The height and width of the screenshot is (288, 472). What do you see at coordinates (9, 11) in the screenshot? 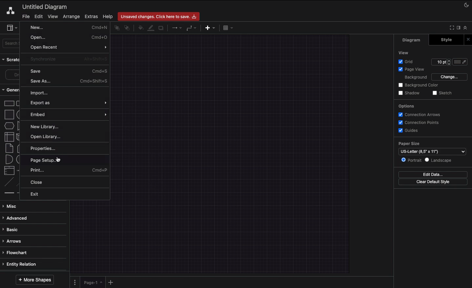
I see `Draw.io` at bounding box center [9, 11].